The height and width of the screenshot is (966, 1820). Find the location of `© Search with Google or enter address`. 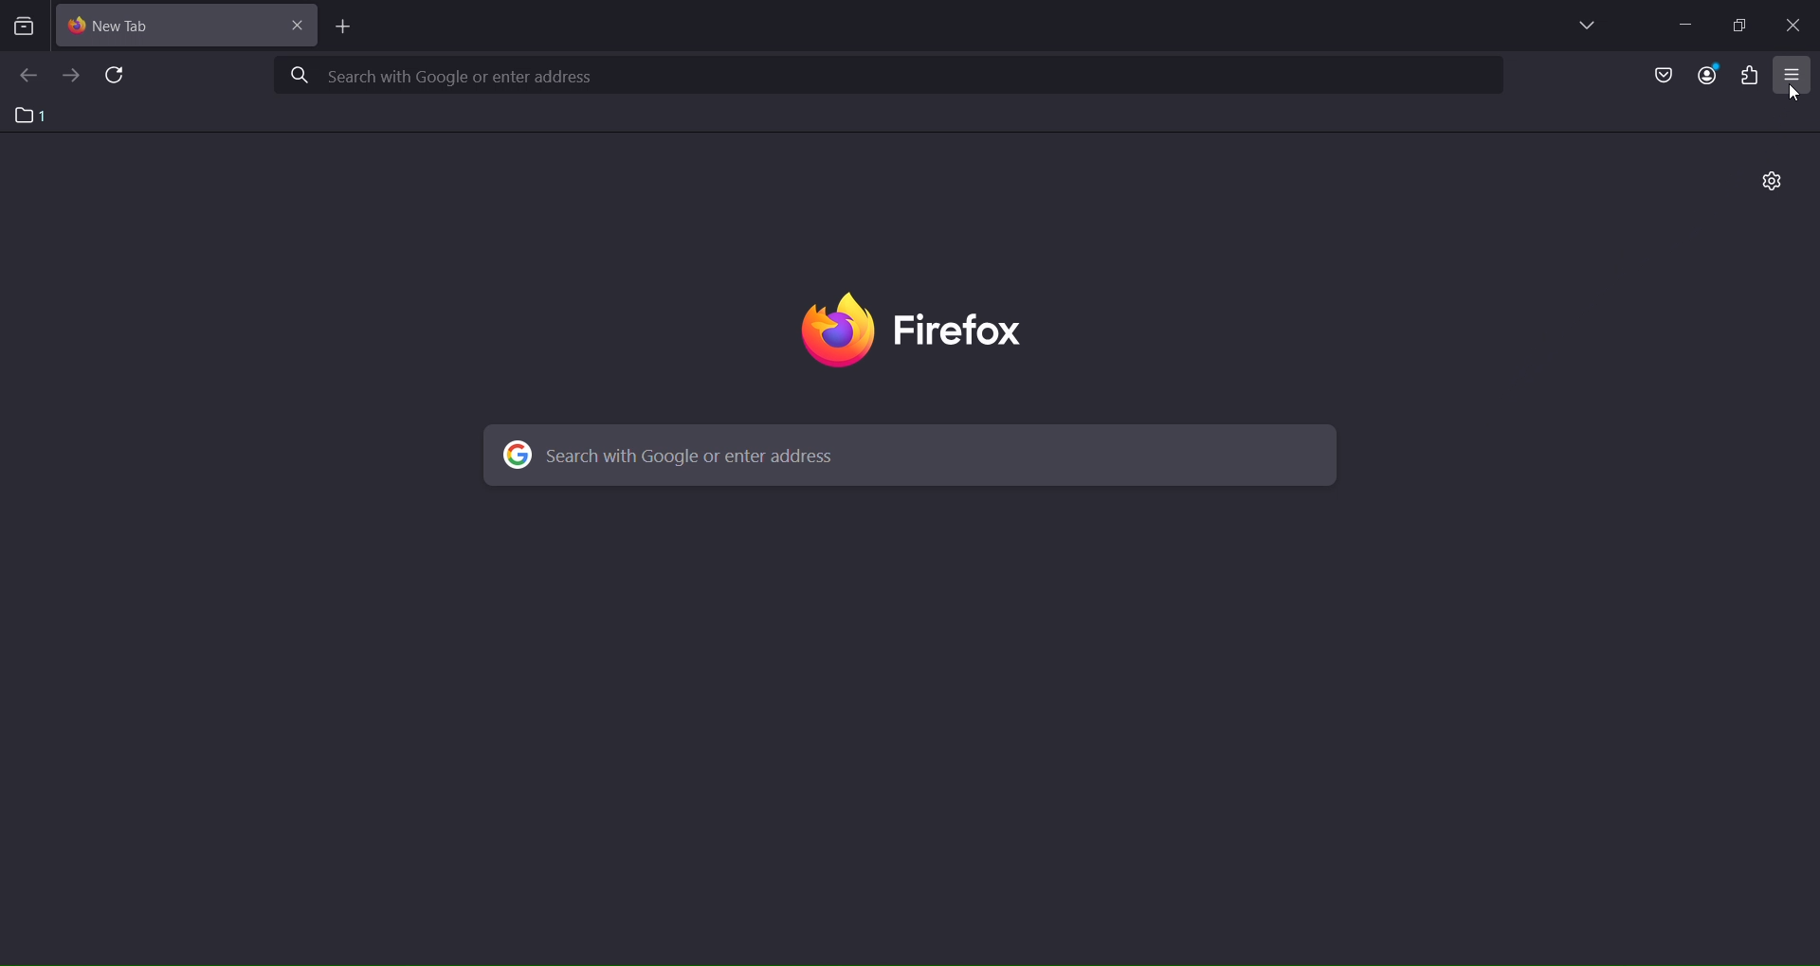

© Search with Google or enter address is located at coordinates (685, 456).